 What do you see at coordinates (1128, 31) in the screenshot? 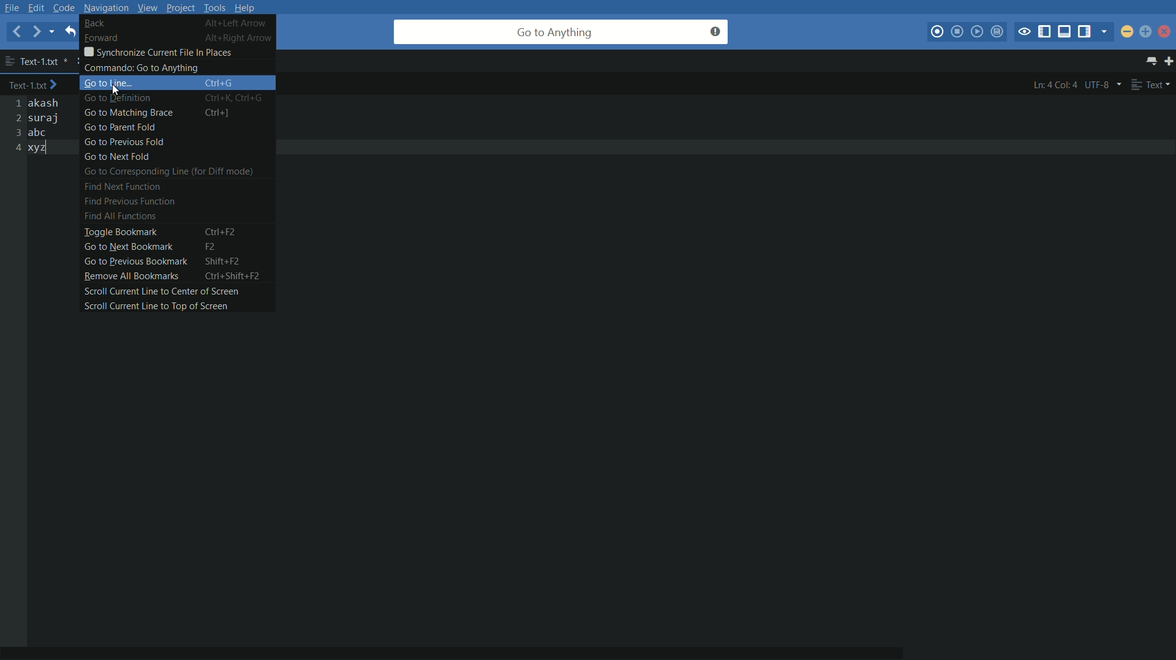
I see `minimize` at bounding box center [1128, 31].